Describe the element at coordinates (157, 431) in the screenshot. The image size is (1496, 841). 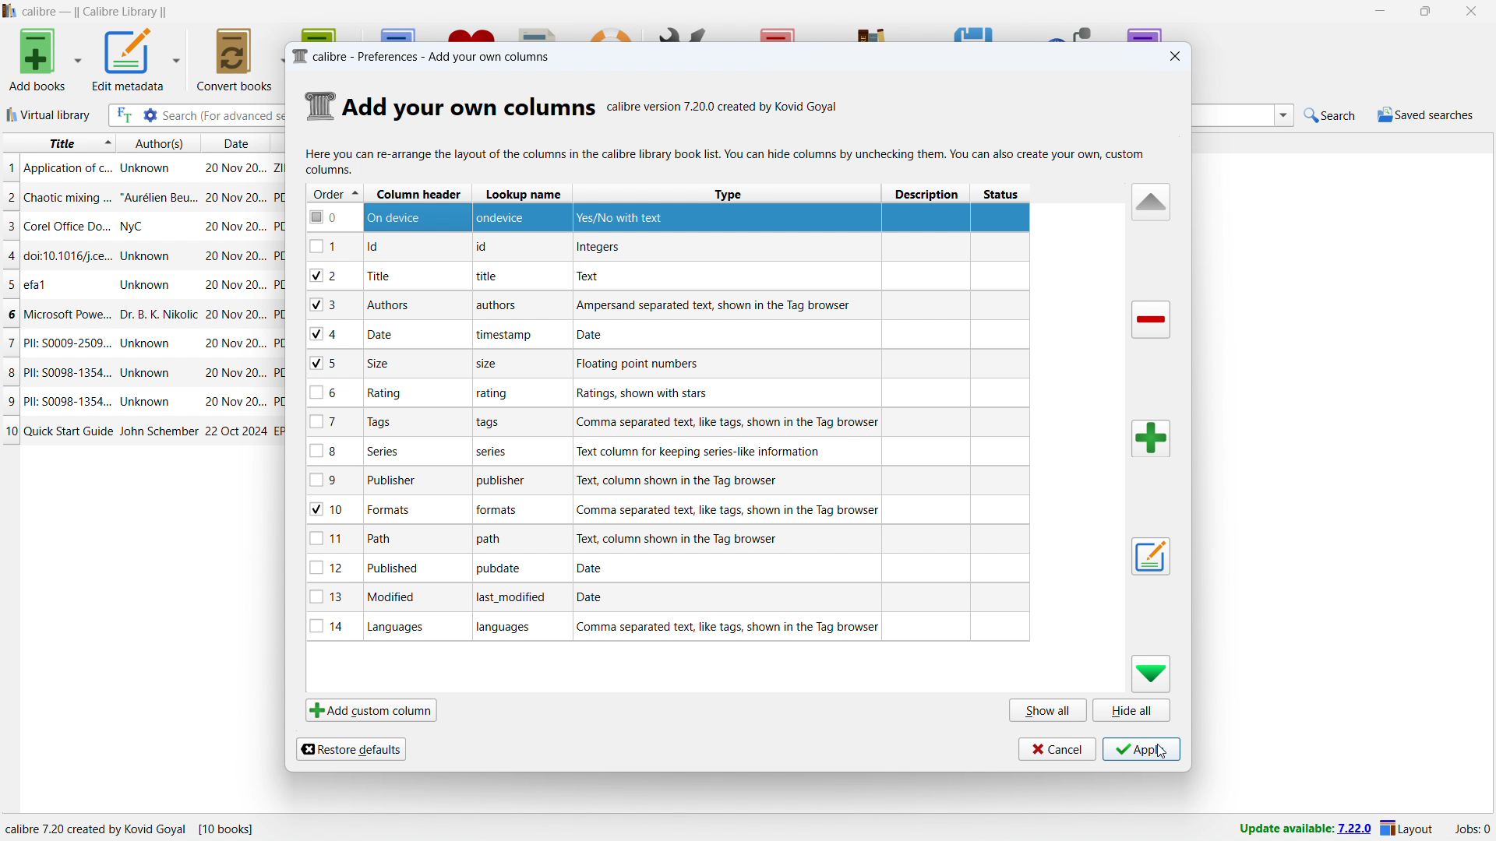
I see `author` at that location.